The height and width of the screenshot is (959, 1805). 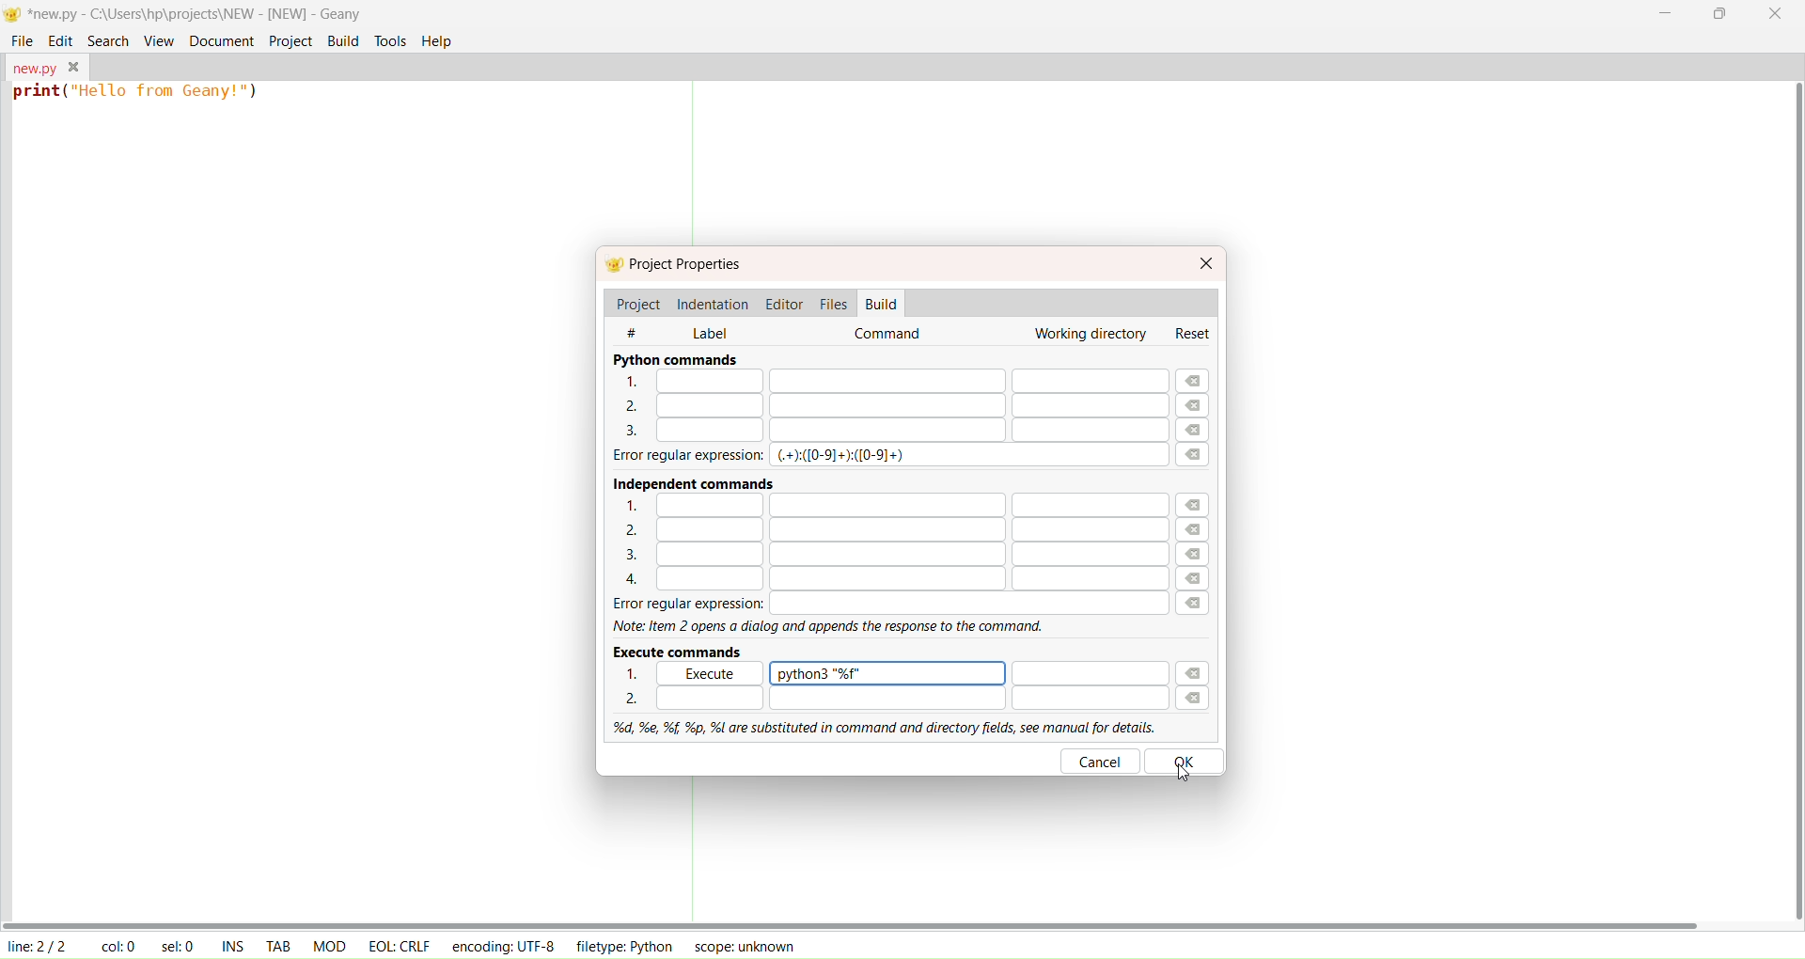 I want to click on instruction, so click(x=833, y=627).